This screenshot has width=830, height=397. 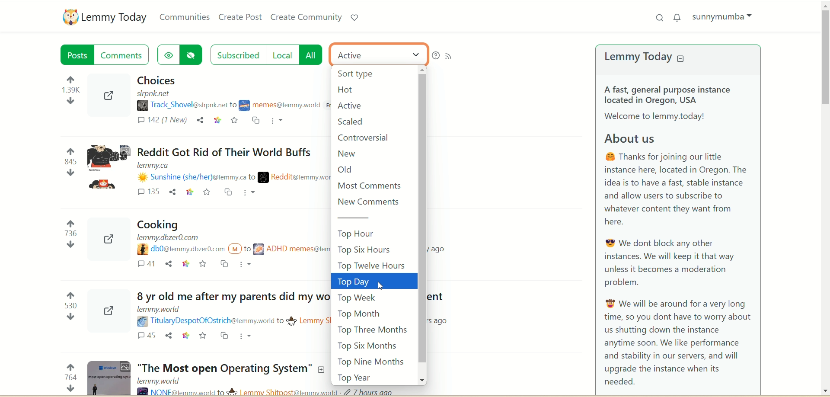 I want to click on A brief about the Lemmy today, so click(x=679, y=237).